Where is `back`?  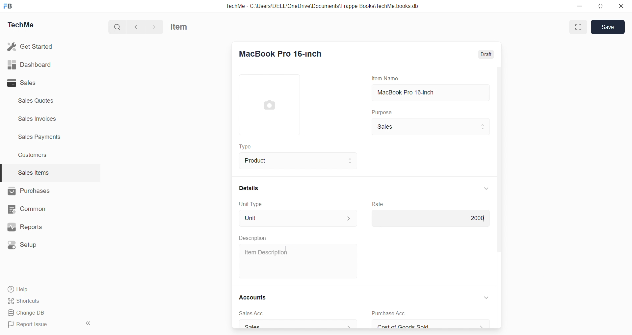
back is located at coordinates (136, 27).